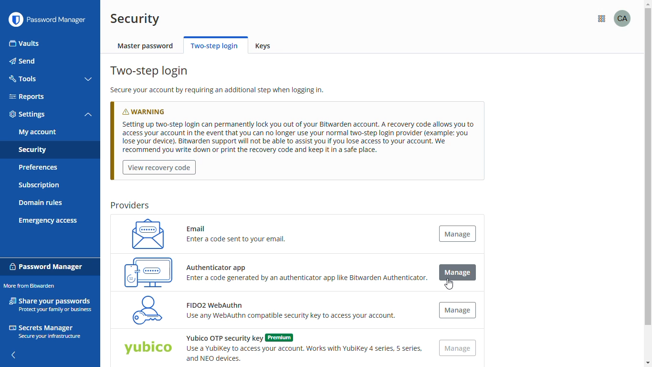 Image resolution: width=652 pixels, height=367 pixels. I want to click on more from bitwarden, so click(29, 286).